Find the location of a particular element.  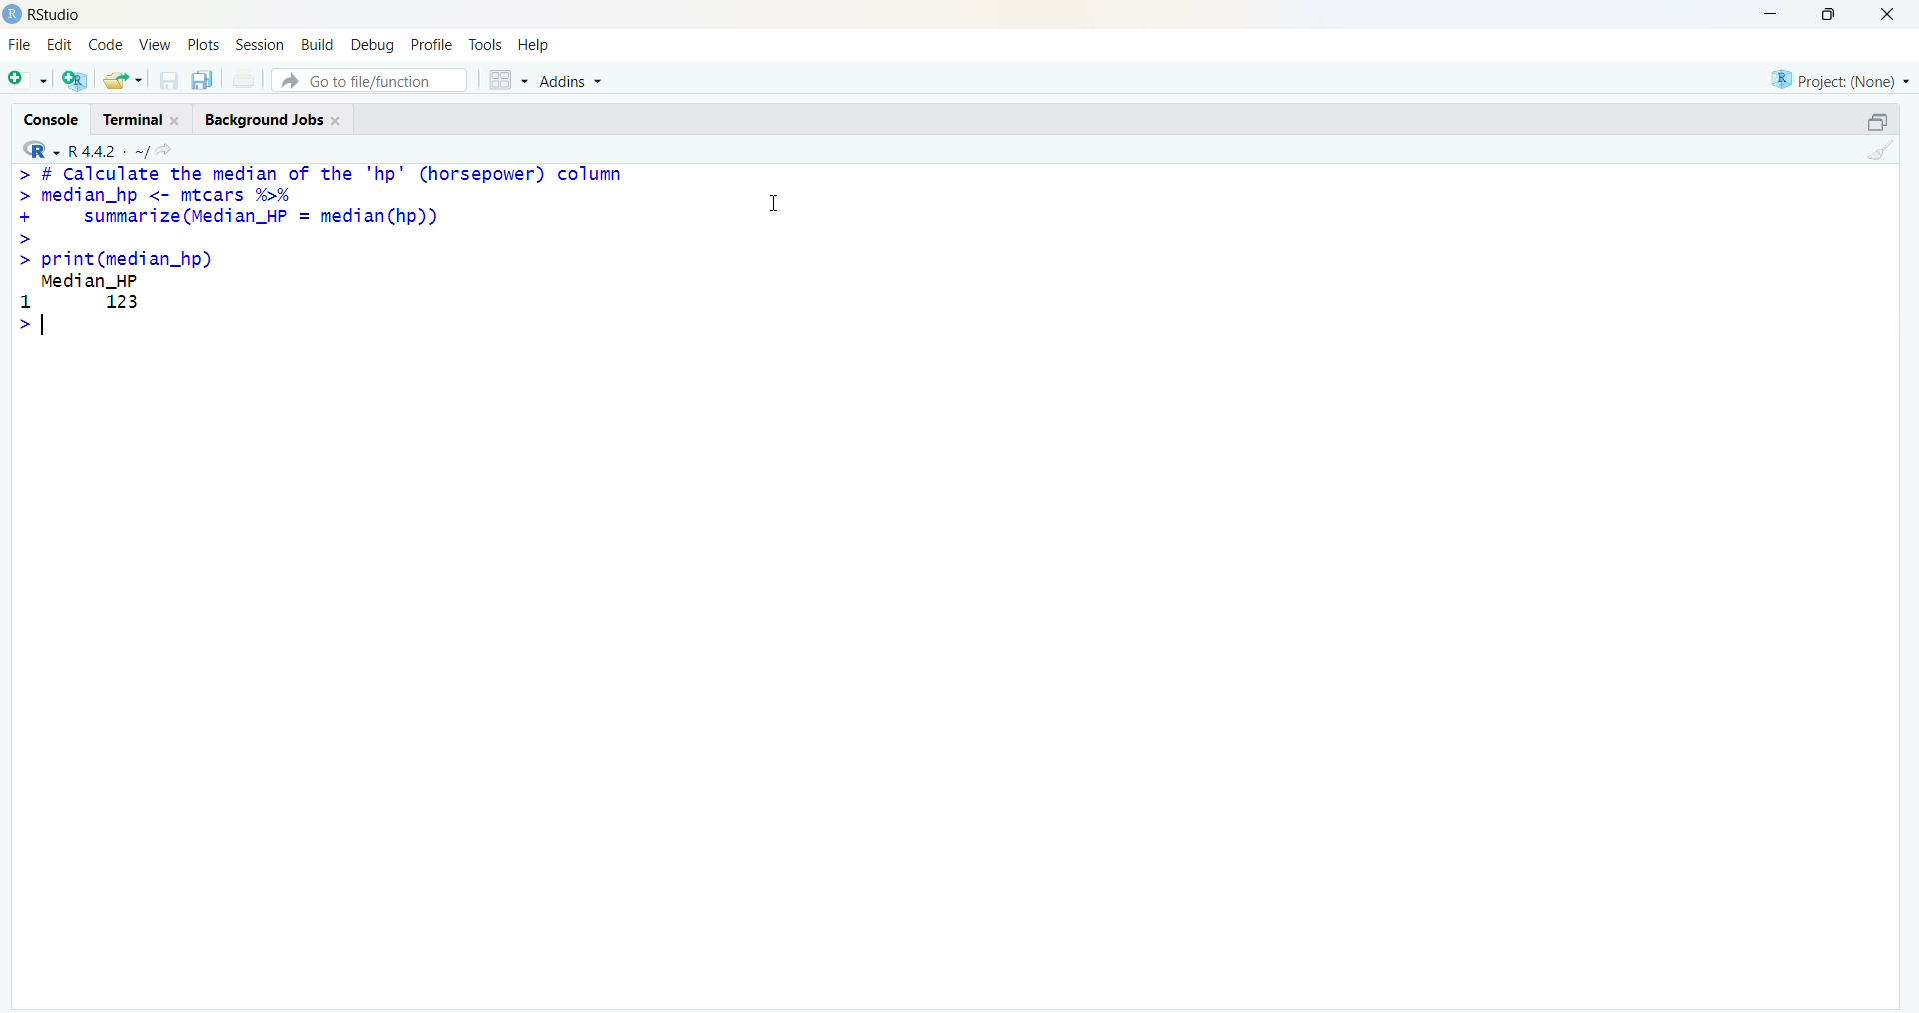

view is located at coordinates (156, 46).